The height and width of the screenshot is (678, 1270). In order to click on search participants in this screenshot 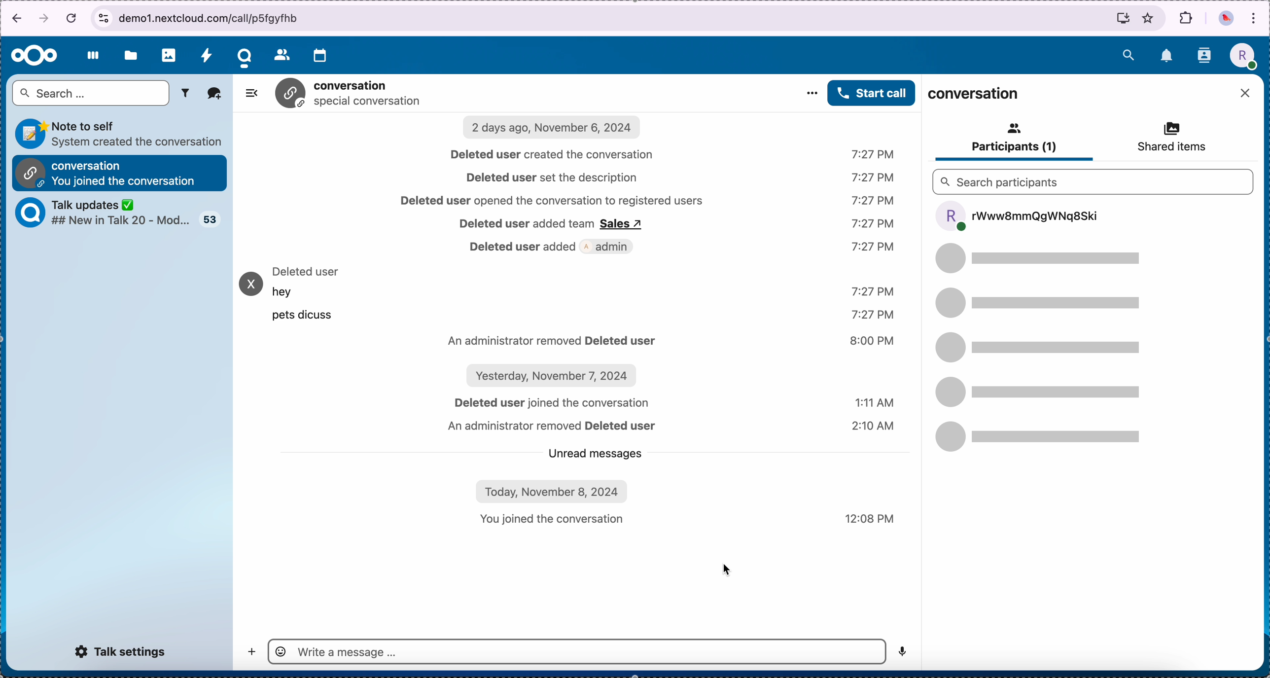, I will do `click(1092, 181)`.